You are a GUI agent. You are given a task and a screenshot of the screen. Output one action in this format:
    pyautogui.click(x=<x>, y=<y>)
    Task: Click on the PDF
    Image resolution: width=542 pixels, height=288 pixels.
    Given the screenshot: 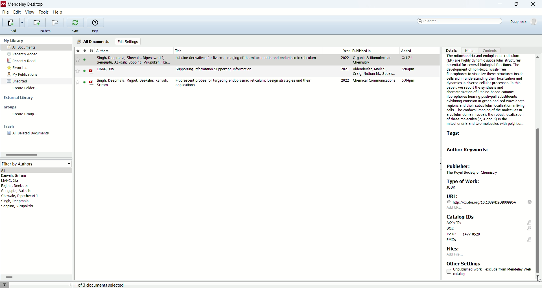 What is the action you would take?
    pyautogui.click(x=91, y=82)
    